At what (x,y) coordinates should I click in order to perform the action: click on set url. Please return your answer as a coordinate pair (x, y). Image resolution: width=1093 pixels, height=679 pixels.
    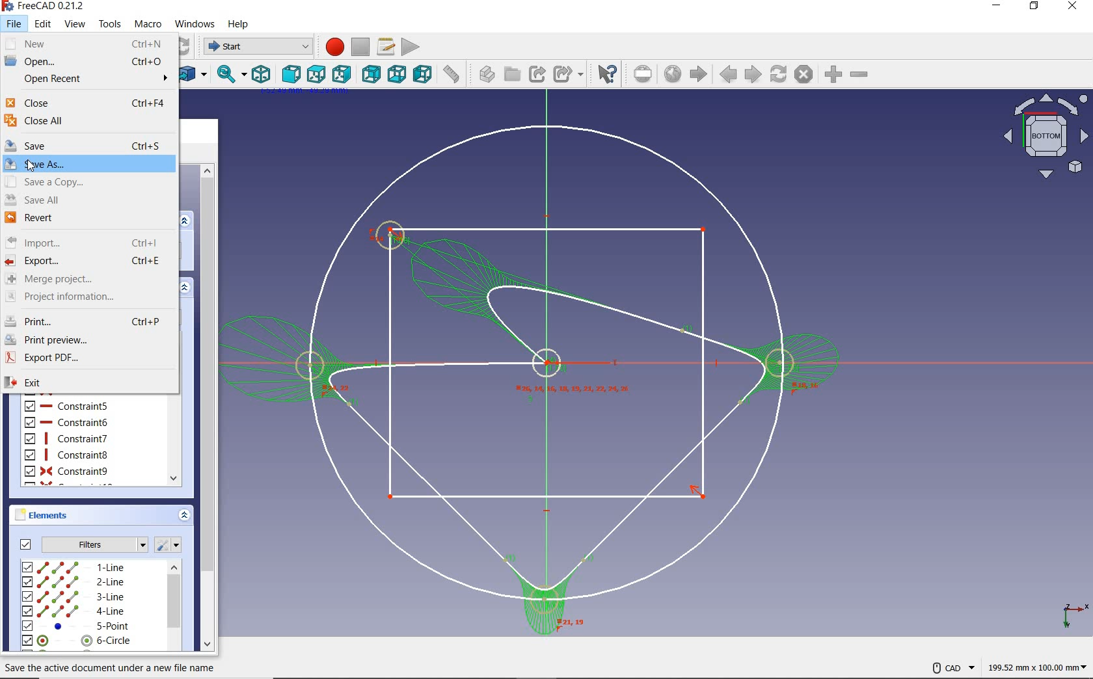
    Looking at the image, I should click on (644, 74).